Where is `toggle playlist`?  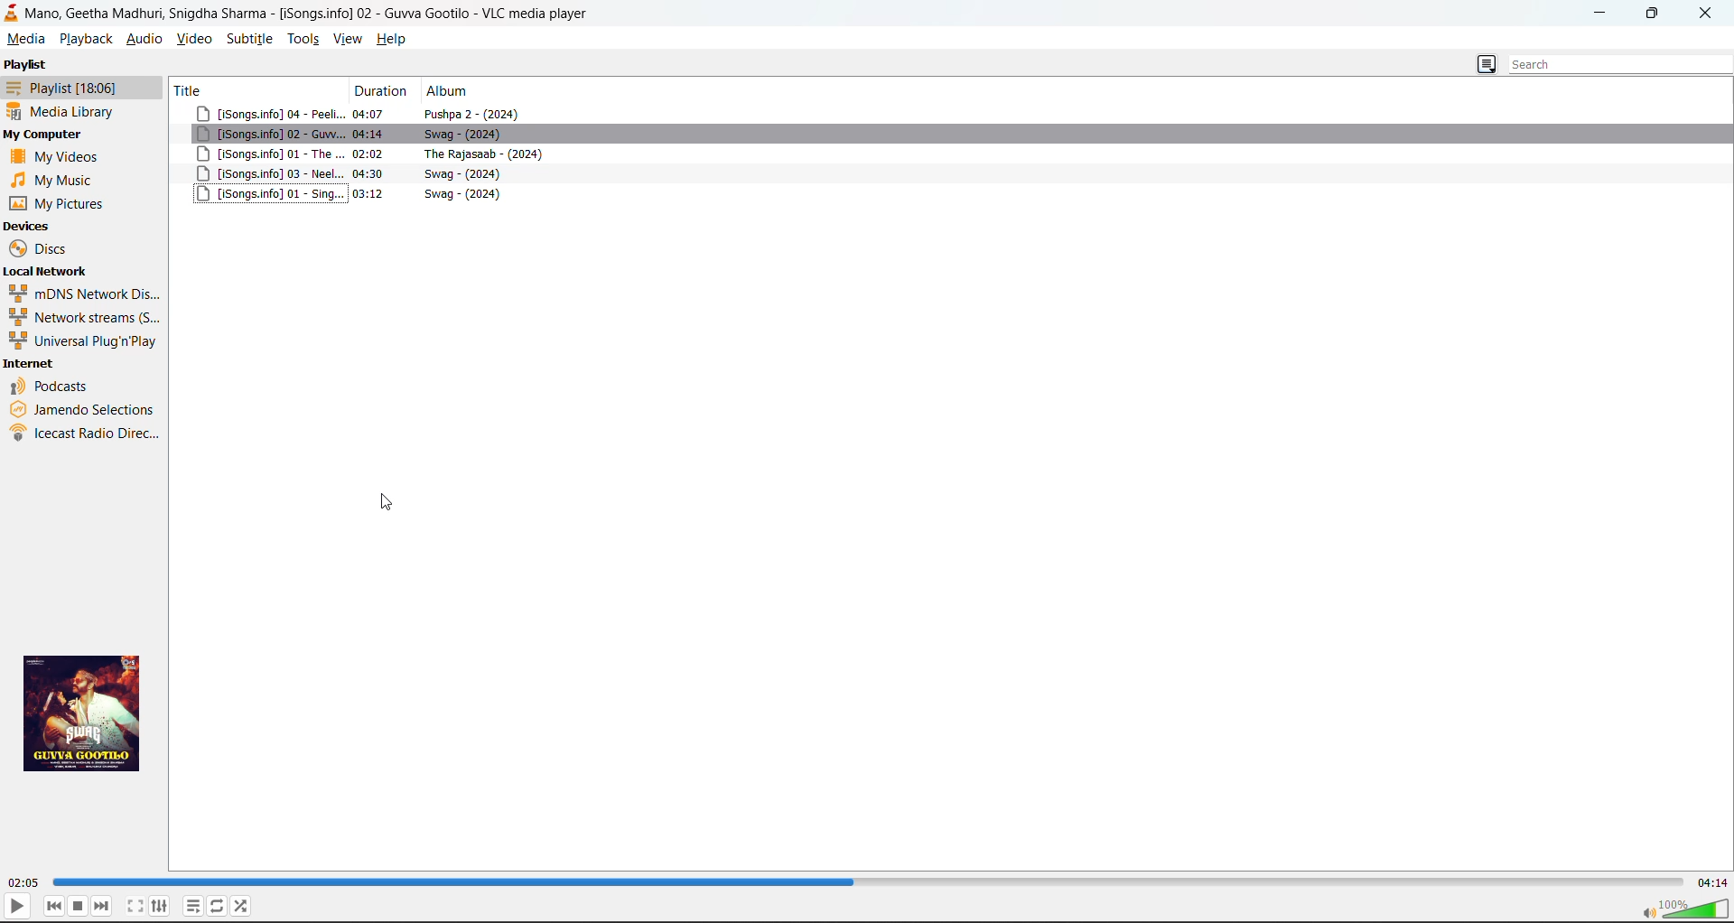
toggle playlist is located at coordinates (192, 907).